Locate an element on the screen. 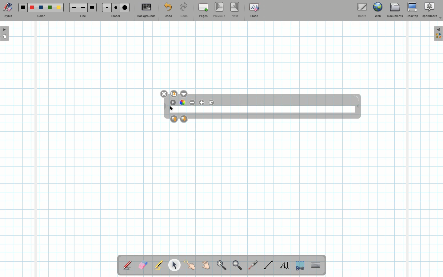 The image size is (443, 277). Pointer is located at coordinates (190, 265).